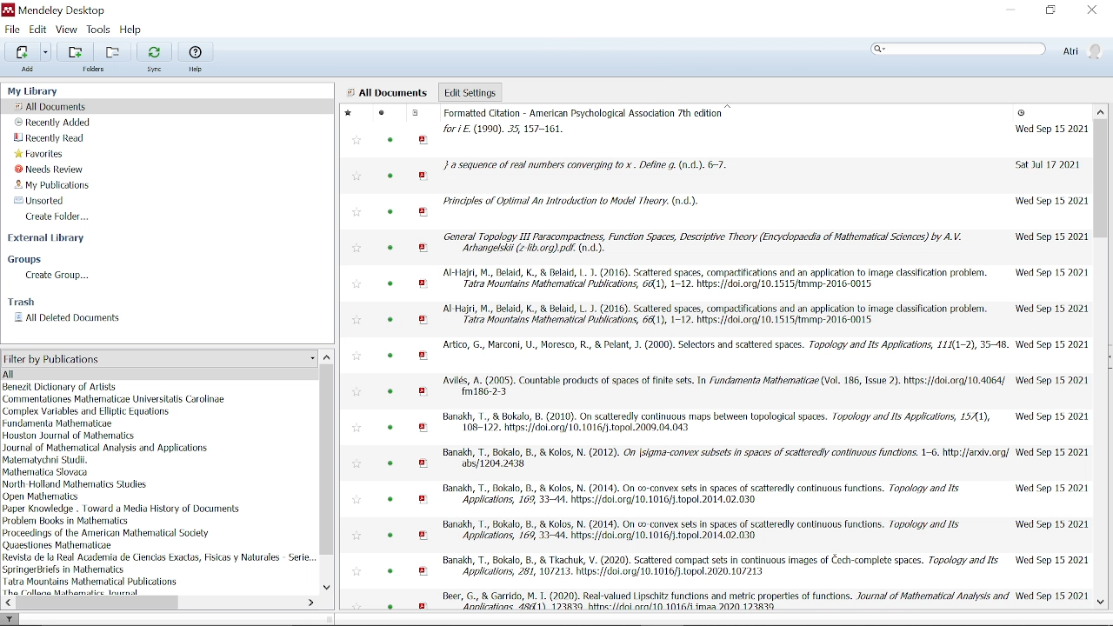 The height and width of the screenshot is (626, 1113). What do you see at coordinates (106, 533) in the screenshot?
I see `author` at bounding box center [106, 533].